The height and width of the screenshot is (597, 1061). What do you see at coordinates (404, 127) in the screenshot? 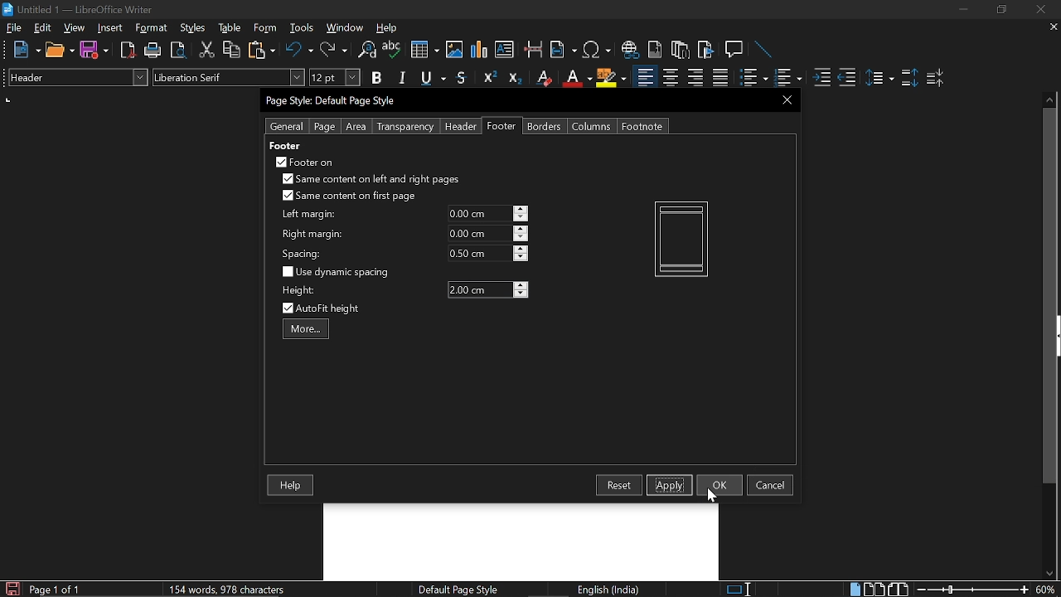
I see `Transparency` at bounding box center [404, 127].